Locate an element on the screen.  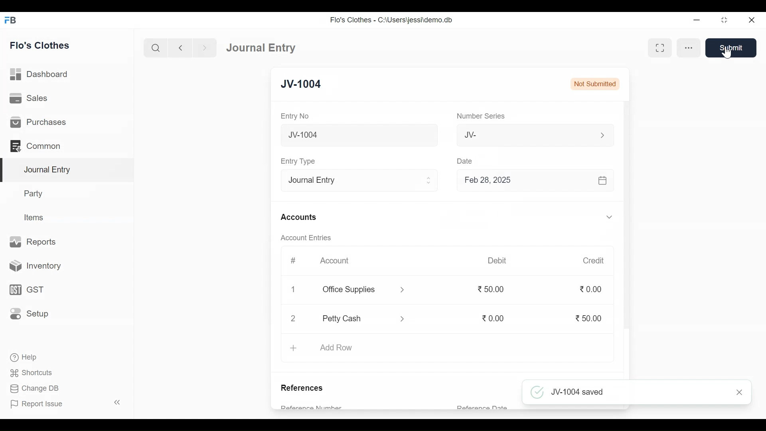
0.00 is located at coordinates (592, 290).